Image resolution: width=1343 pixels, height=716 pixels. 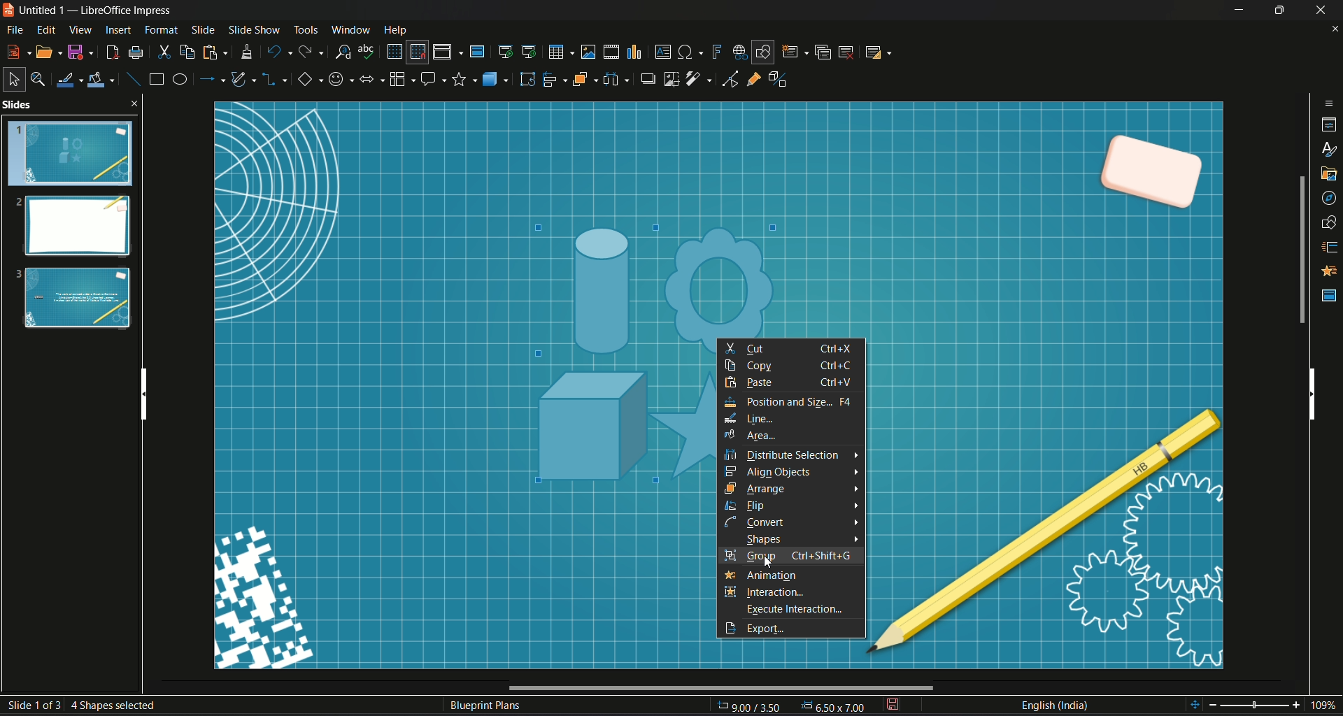 I want to click on arrange, so click(x=758, y=489).